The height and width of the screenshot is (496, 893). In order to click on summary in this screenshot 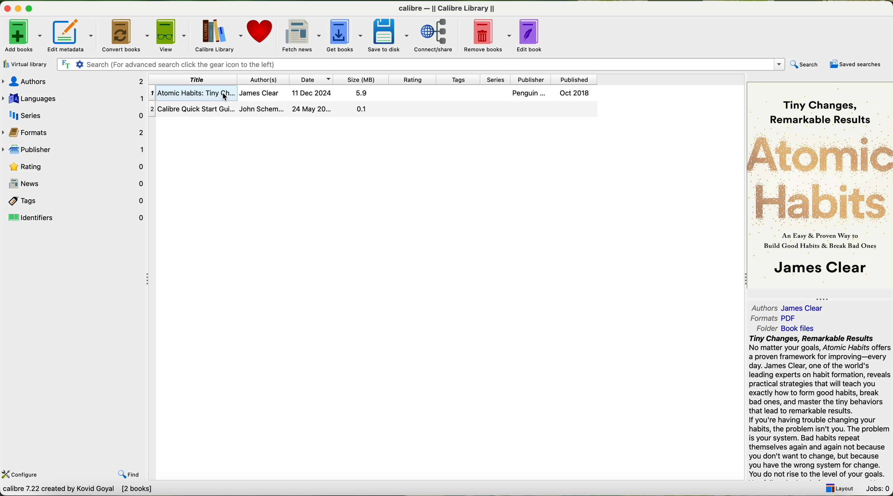, I will do `click(820, 407)`.